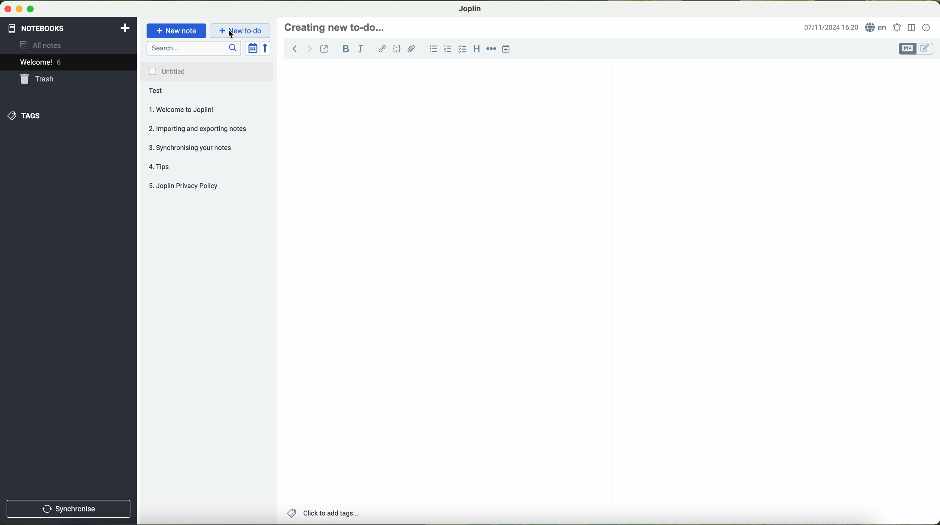 The height and width of the screenshot is (525, 940). I want to click on synchronising your notes, so click(196, 146).